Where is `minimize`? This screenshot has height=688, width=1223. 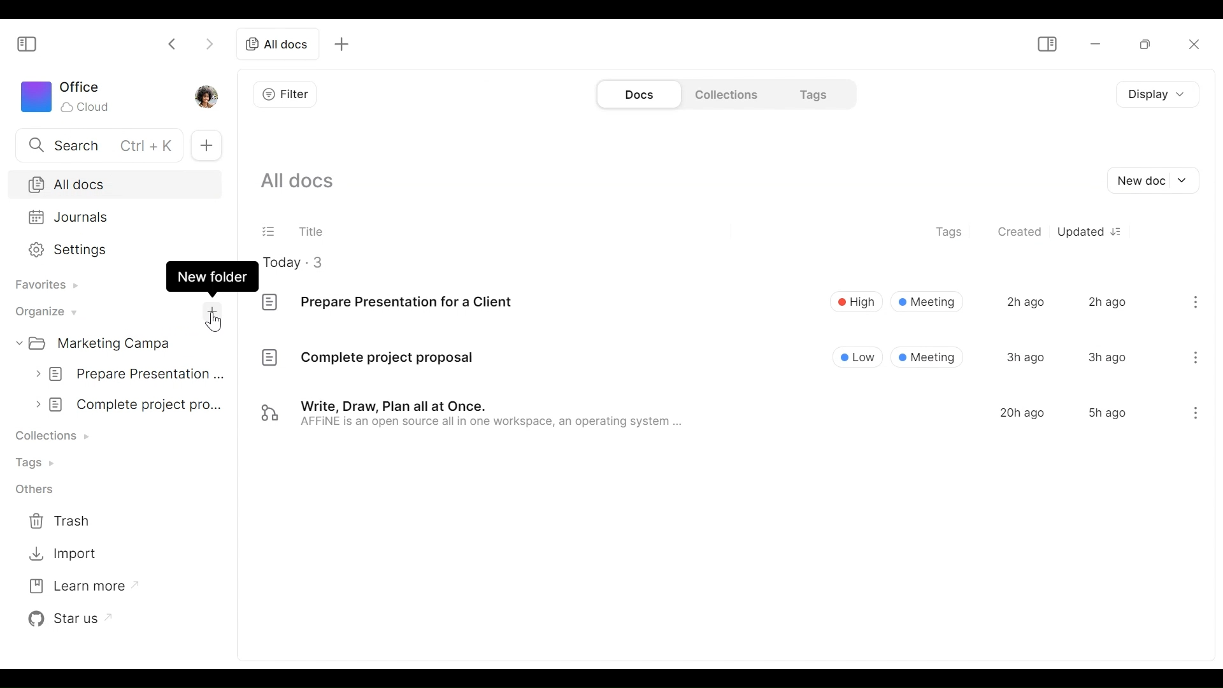 minimize is located at coordinates (1094, 44).